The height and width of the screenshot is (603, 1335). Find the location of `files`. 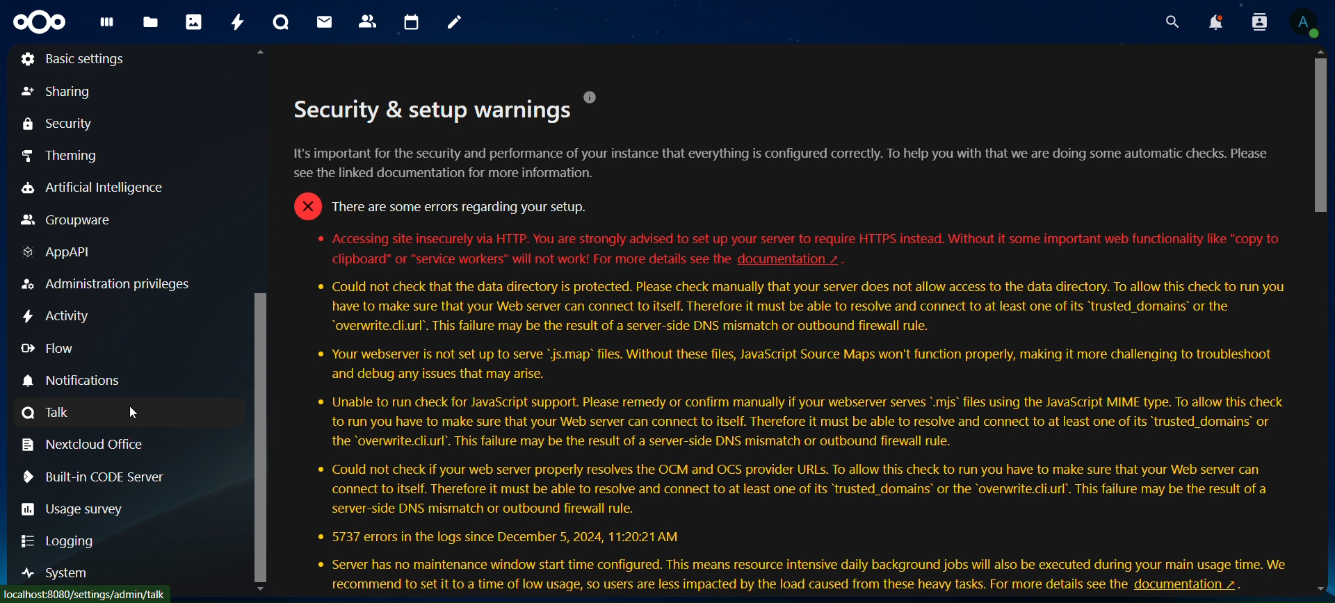

files is located at coordinates (153, 23).